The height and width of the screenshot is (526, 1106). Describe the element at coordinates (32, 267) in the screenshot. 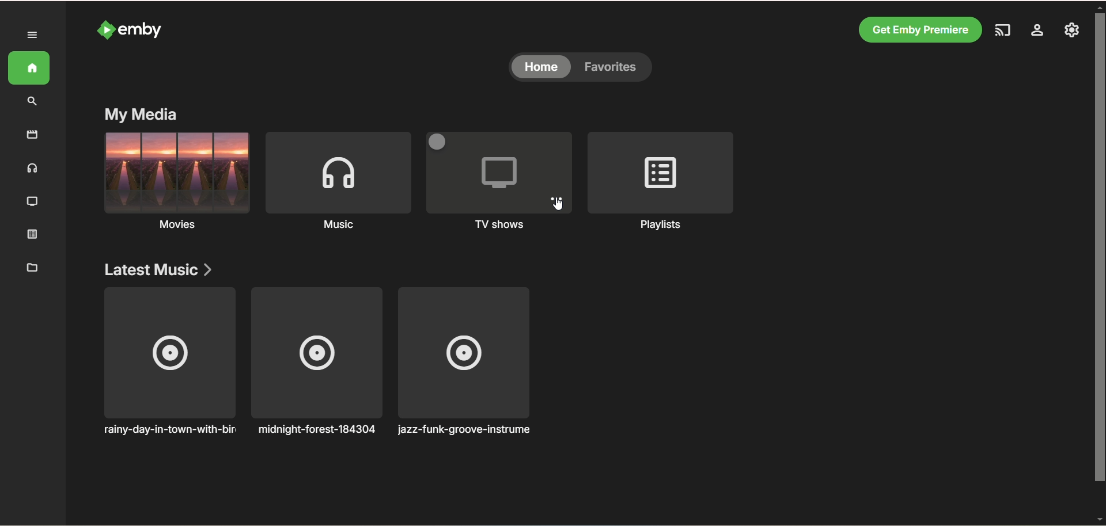

I see `manage metadata` at that location.